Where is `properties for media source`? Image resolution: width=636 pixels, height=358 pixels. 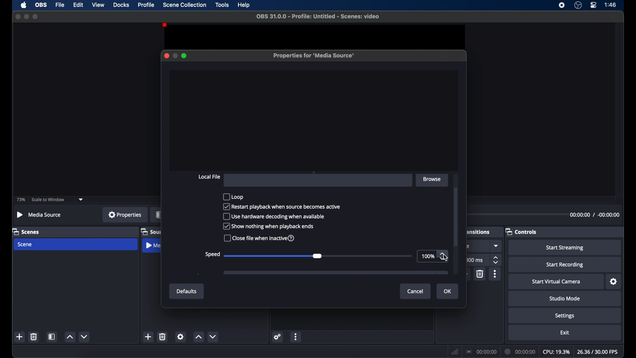
properties for media source is located at coordinates (314, 56).